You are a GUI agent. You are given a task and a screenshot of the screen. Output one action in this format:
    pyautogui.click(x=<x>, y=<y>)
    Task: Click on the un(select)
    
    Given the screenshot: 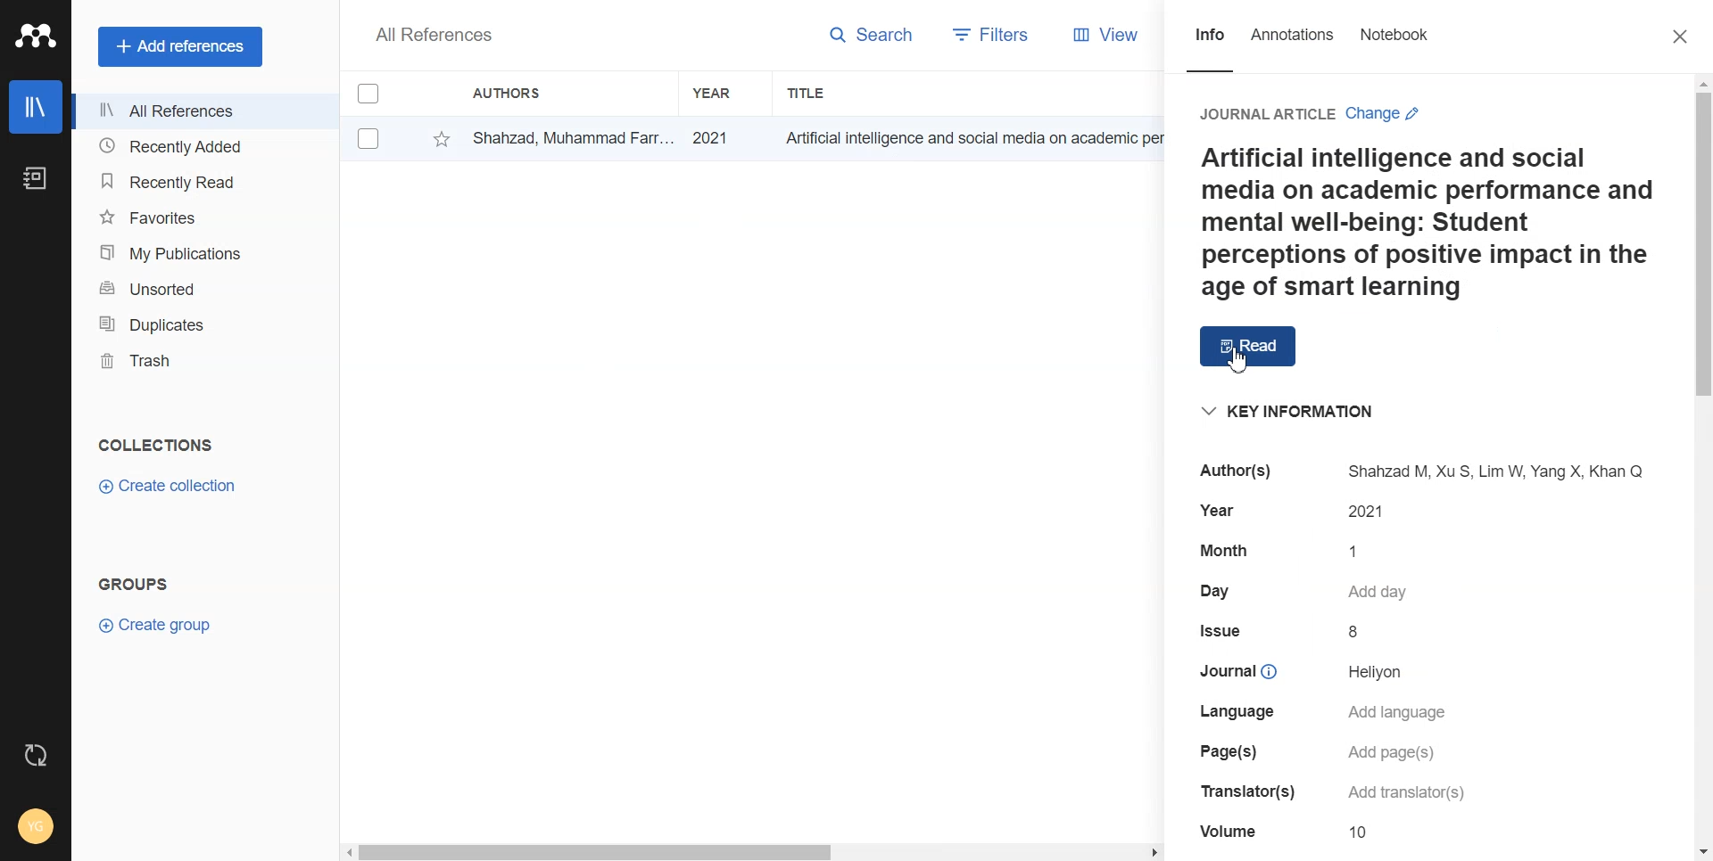 What is the action you would take?
    pyautogui.click(x=368, y=138)
    